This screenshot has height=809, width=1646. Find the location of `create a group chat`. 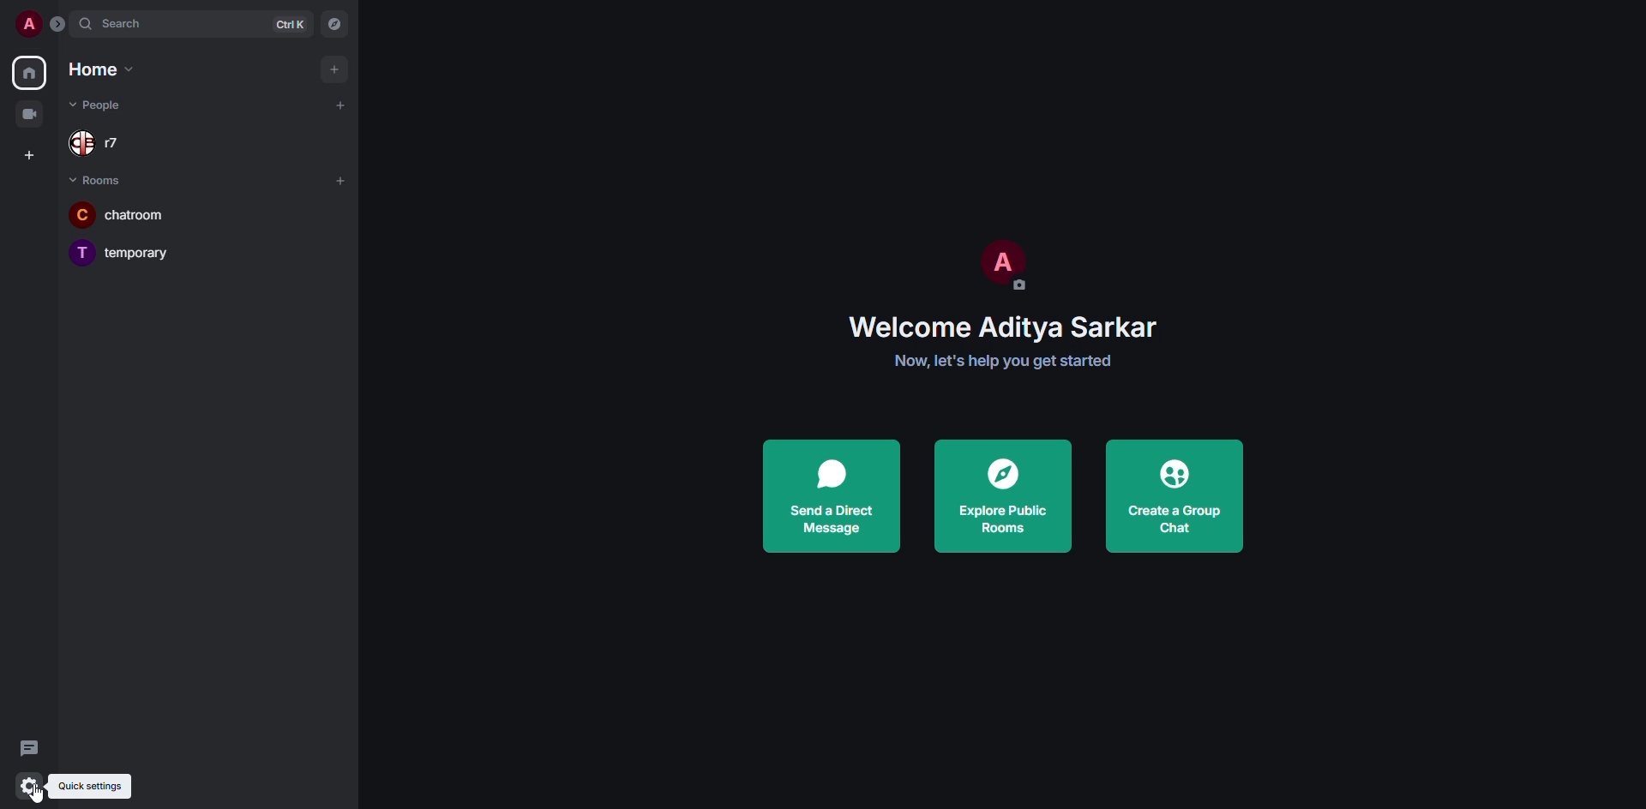

create a group chat is located at coordinates (1175, 496).